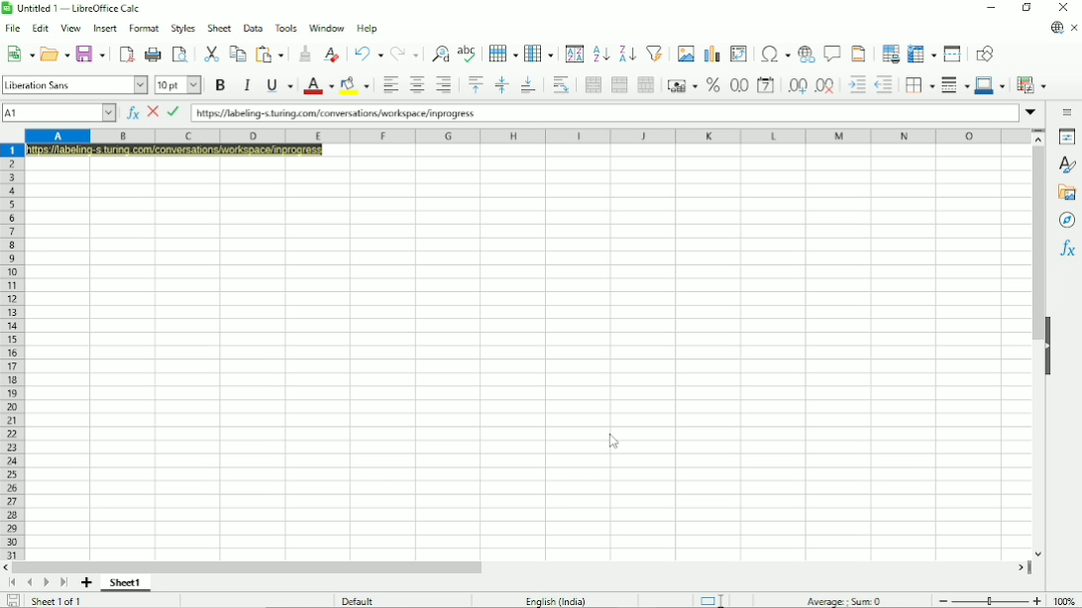  Describe the element at coordinates (559, 85) in the screenshot. I see `Wrap text` at that location.